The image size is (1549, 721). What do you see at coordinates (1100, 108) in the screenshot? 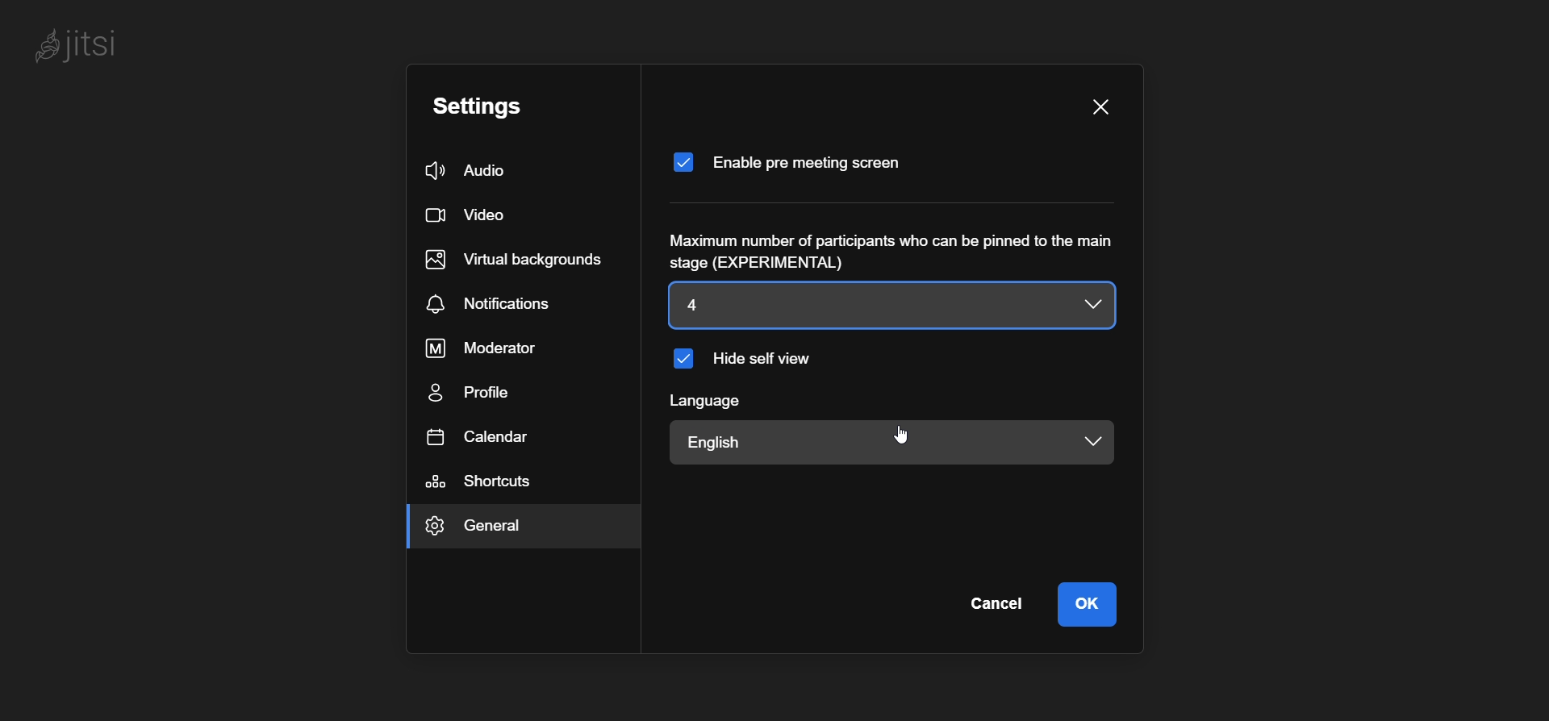
I see `close pane` at bounding box center [1100, 108].